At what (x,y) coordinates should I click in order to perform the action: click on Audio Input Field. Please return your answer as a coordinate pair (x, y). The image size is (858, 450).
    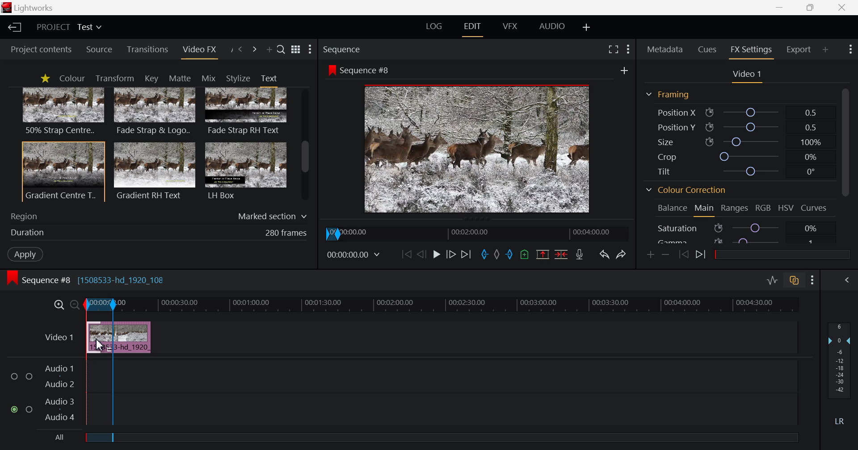
    Looking at the image, I should click on (456, 389).